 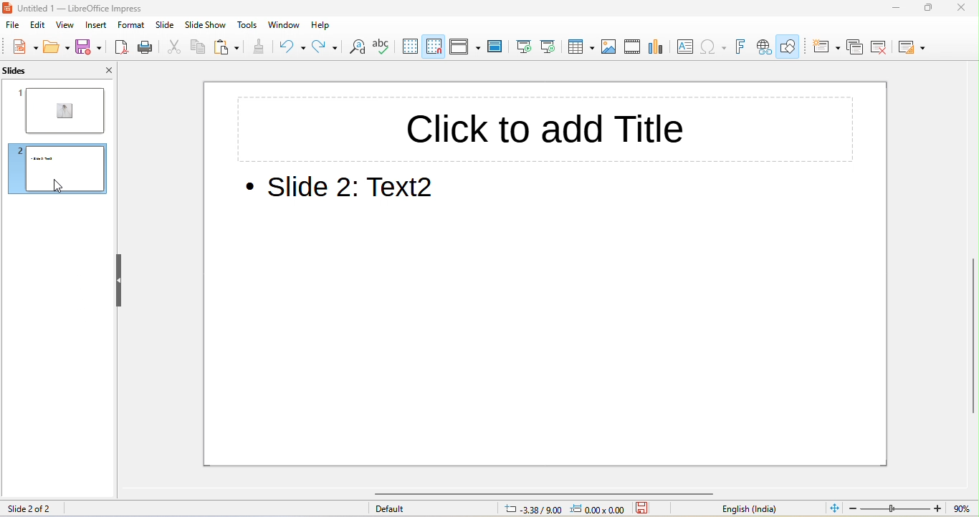 What do you see at coordinates (742, 47) in the screenshot?
I see `fontwork text` at bounding box center [742, 47].